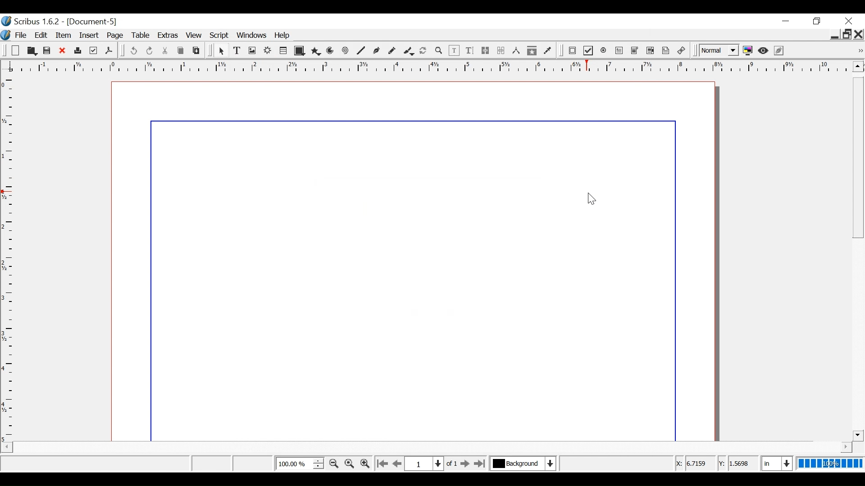  Describe the element at coordinates (64, 35) in the screenshot. I see `Item` at that location.